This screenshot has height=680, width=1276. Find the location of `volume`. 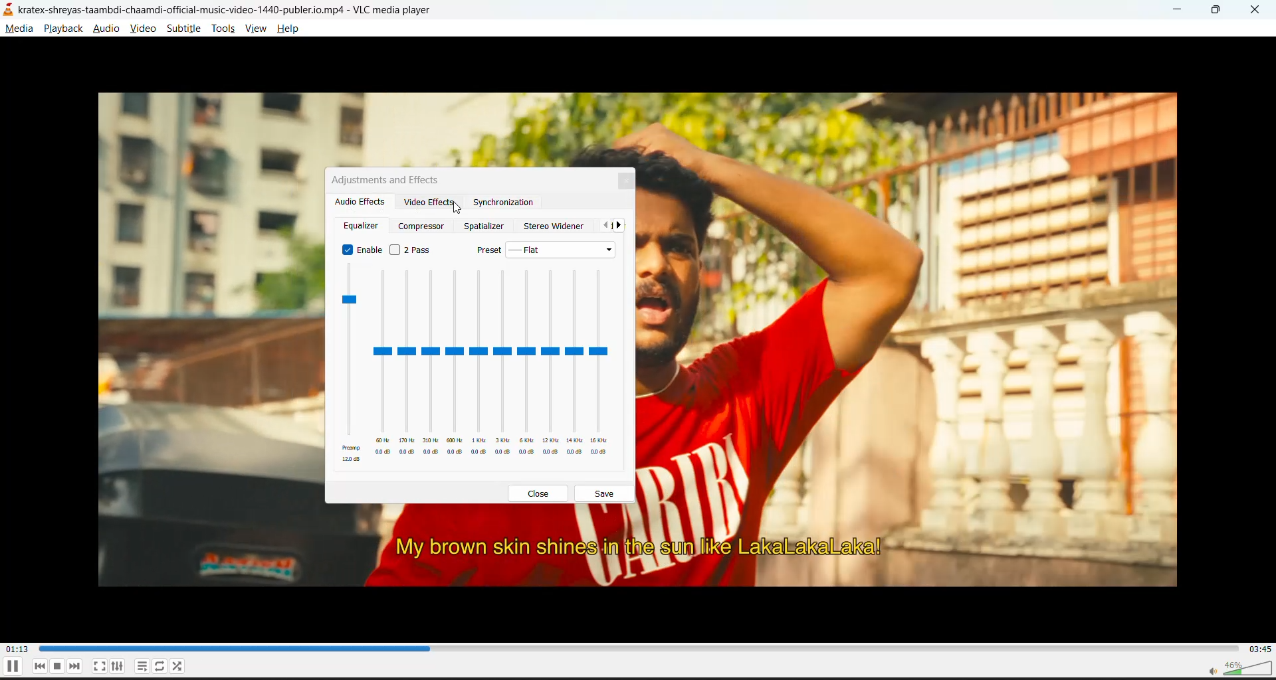

volume is located at coordinates (1238, 669).